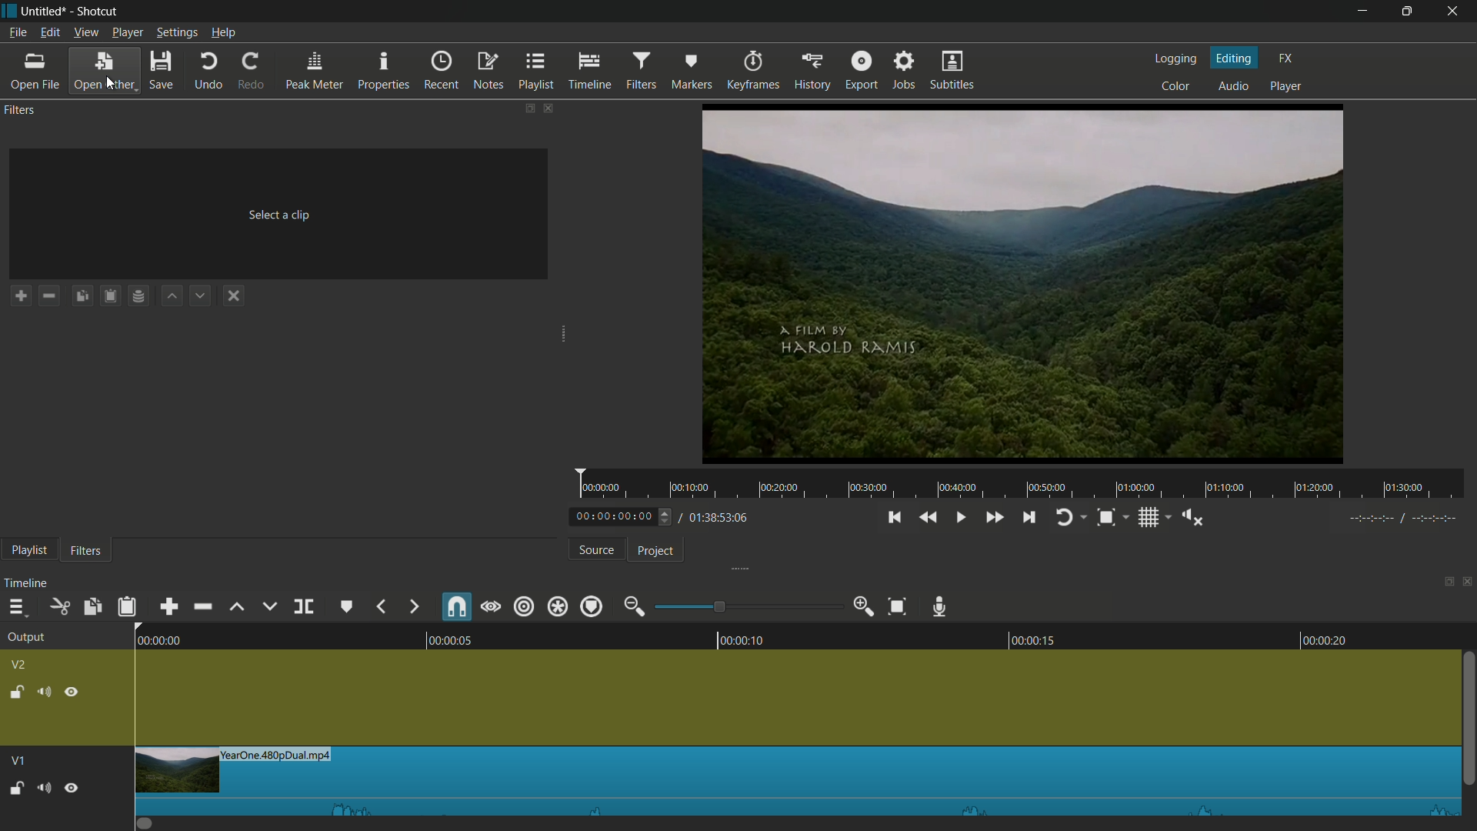  I want to click on export, so click(862, 71).